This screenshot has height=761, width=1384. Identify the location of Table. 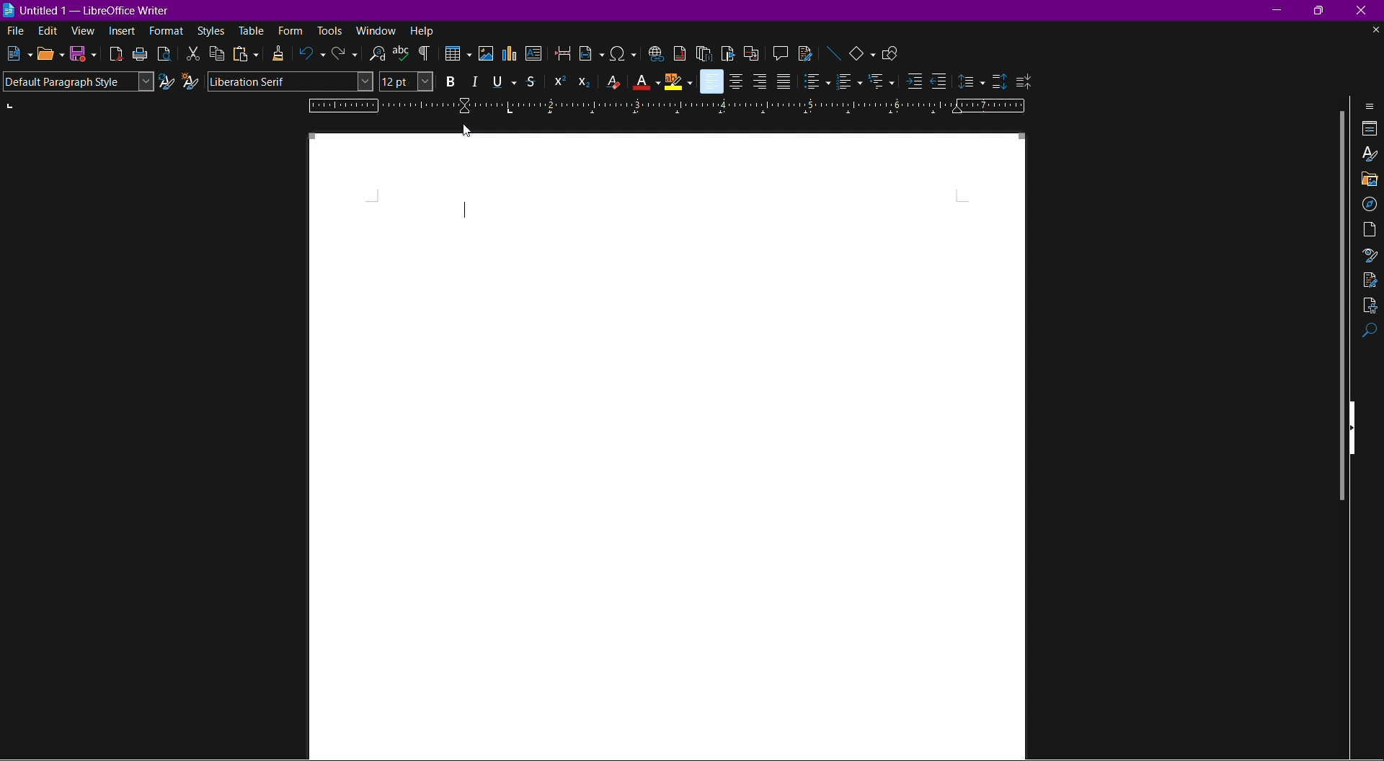
(456, 55).